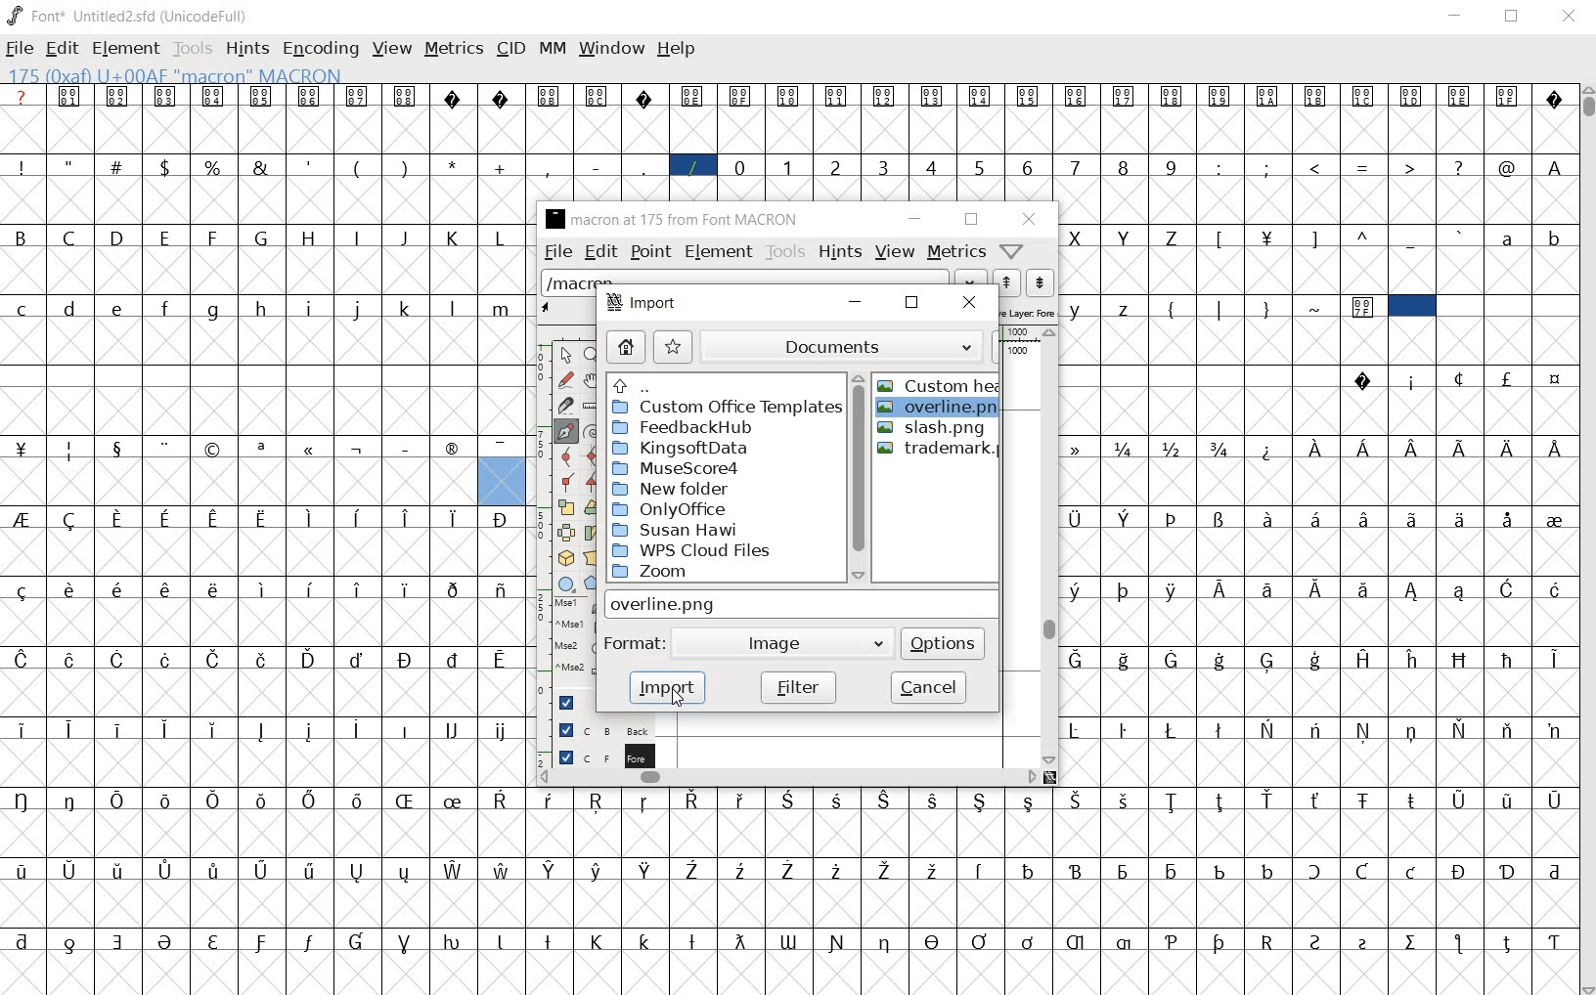 The image size is (1596, 995). What do you see at coordinates (1459, 520) in the screenshot?
I see `Symbol` at bounding box center [1459, 520].